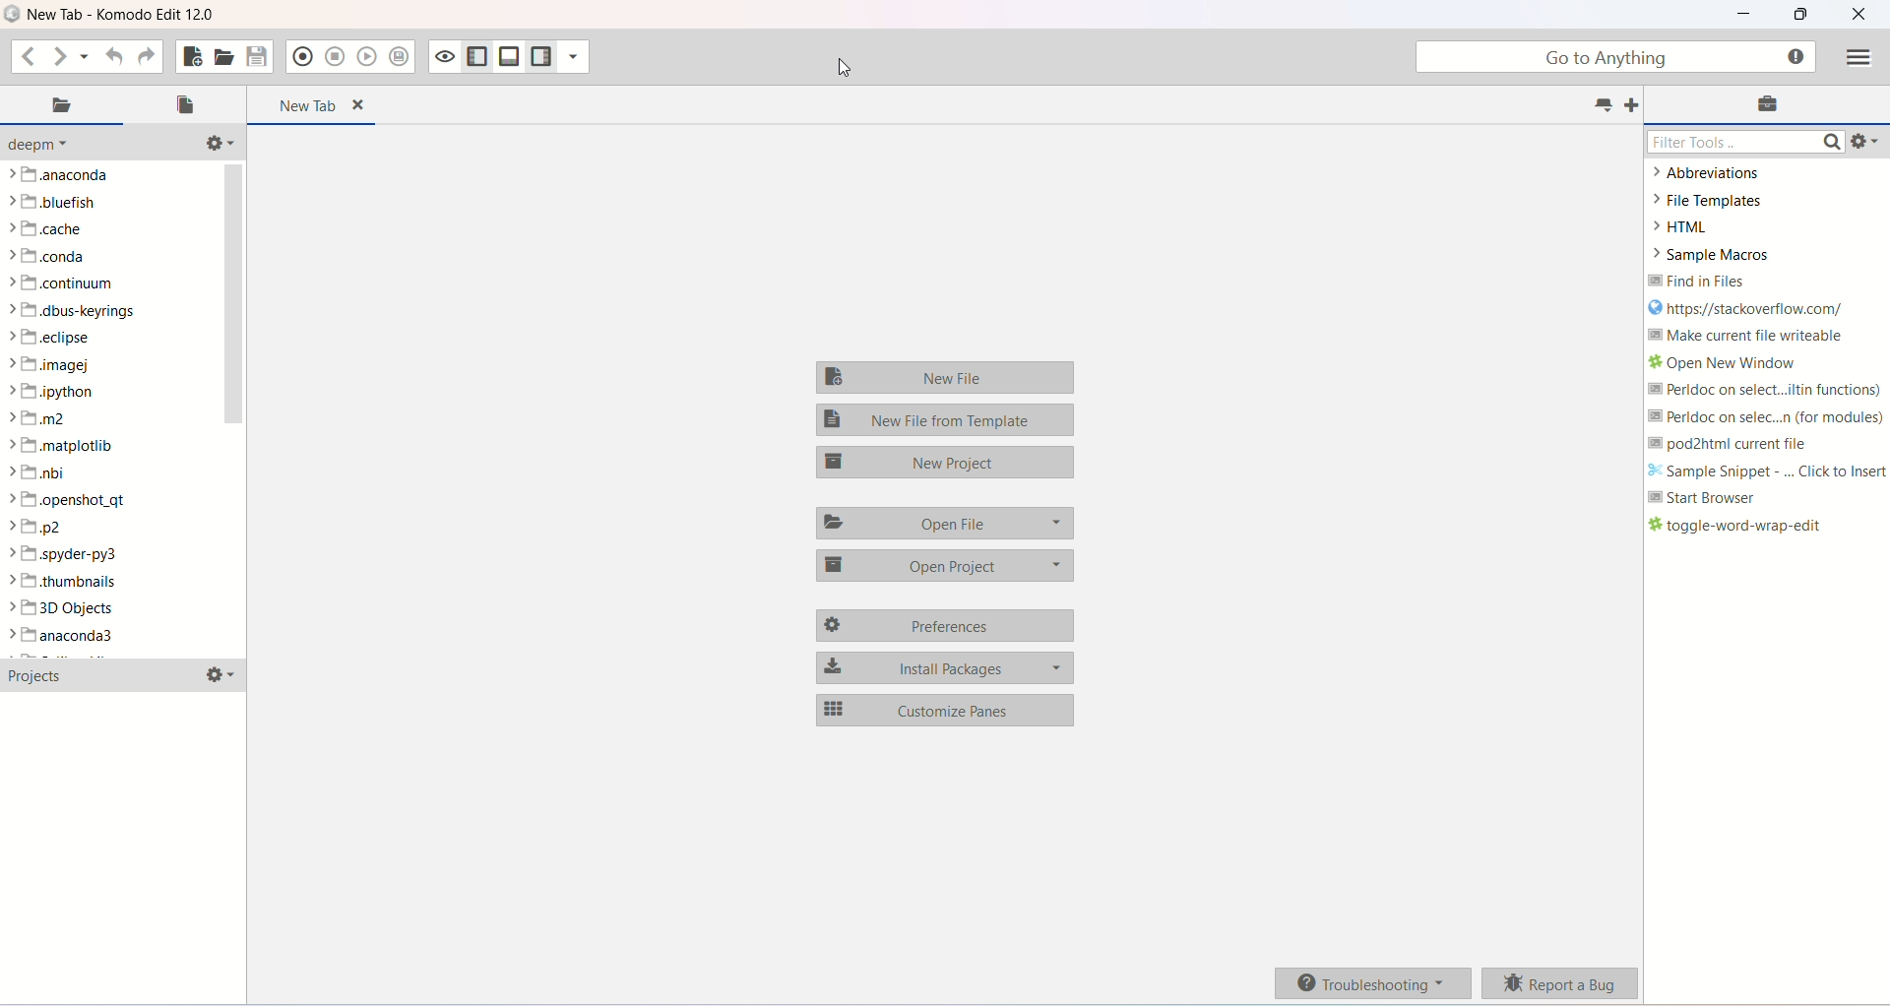  I want to click on maximize, so click(1799, 13).